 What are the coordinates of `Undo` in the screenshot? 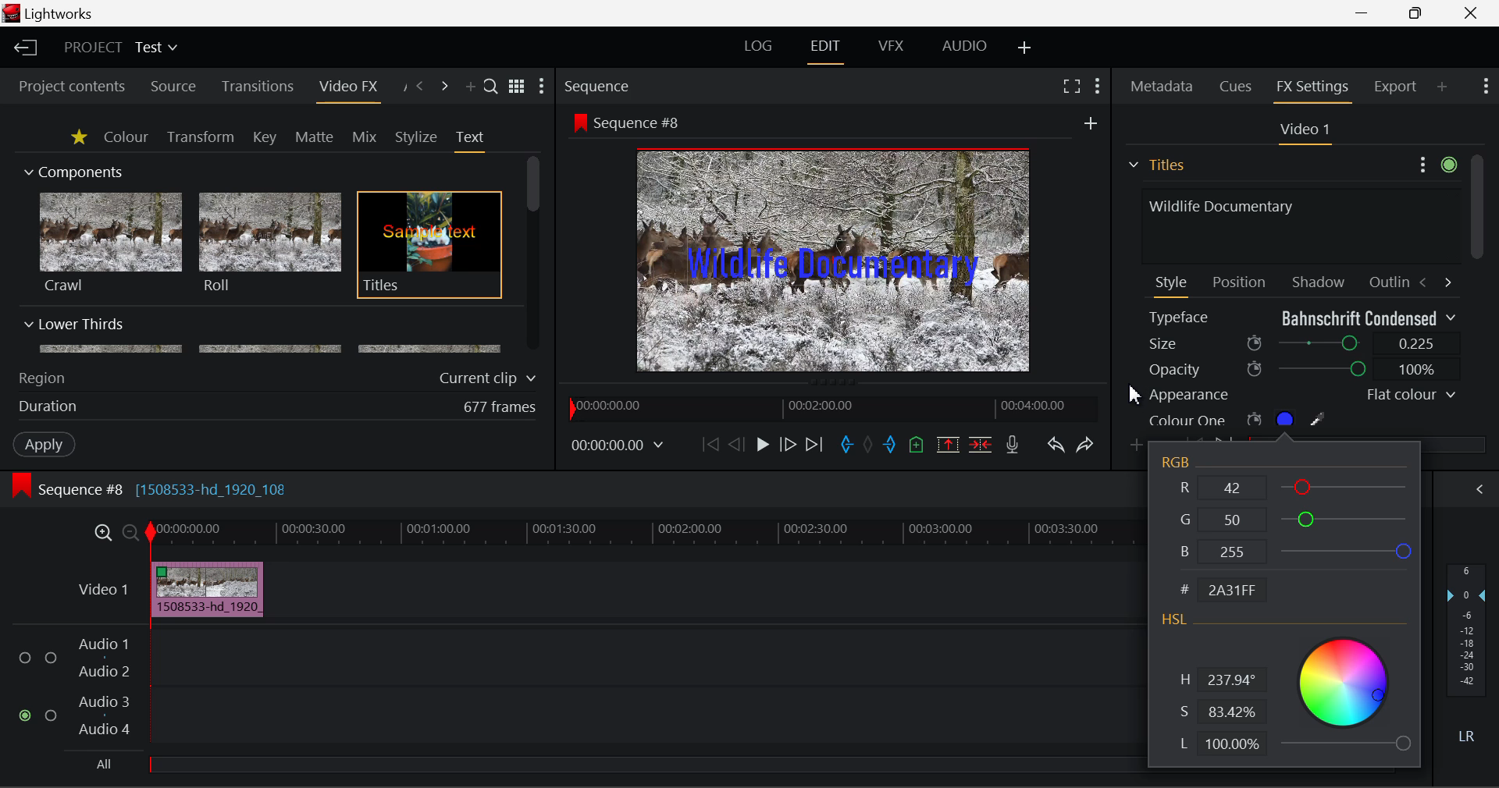 It's located at (1056, 446).